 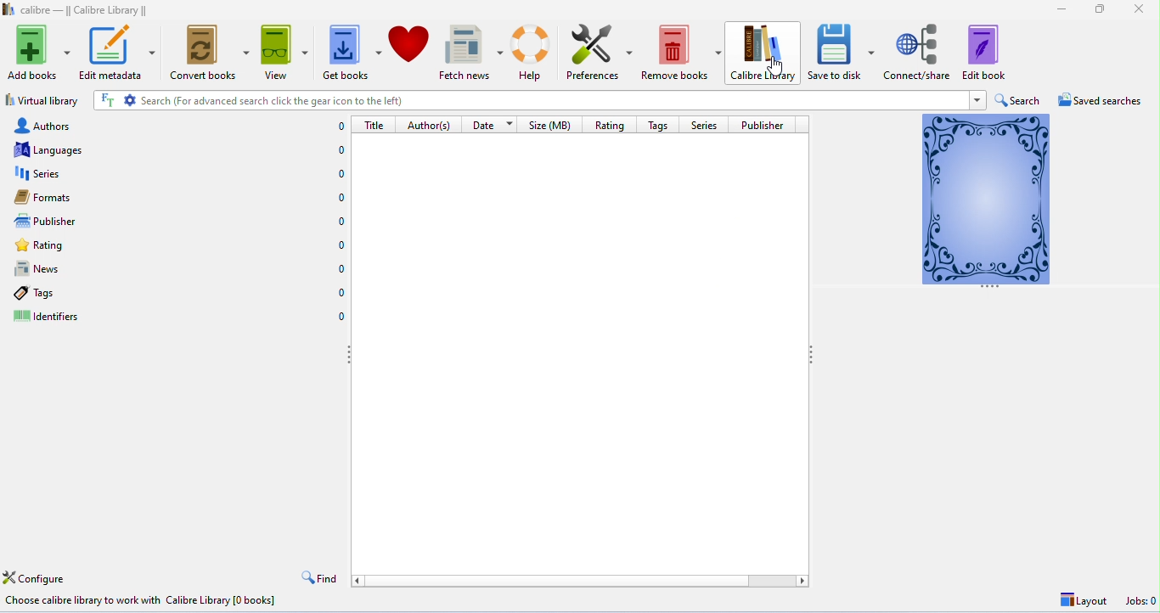 I want to click on saved searches, so click(x=1103, y=101).